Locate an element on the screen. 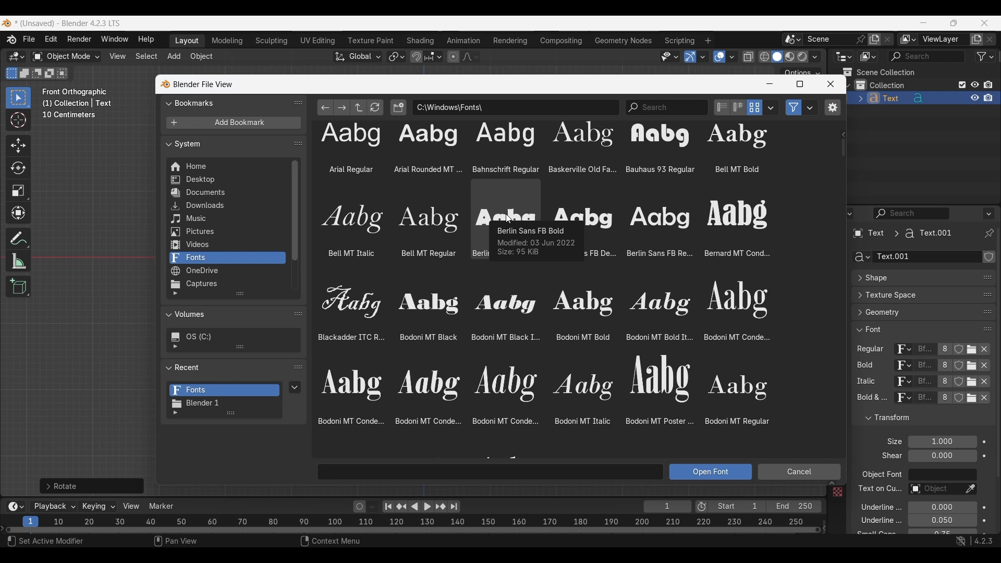 This screenshot has width=1001, height=563. Object font is located at coordinates (942, 475).